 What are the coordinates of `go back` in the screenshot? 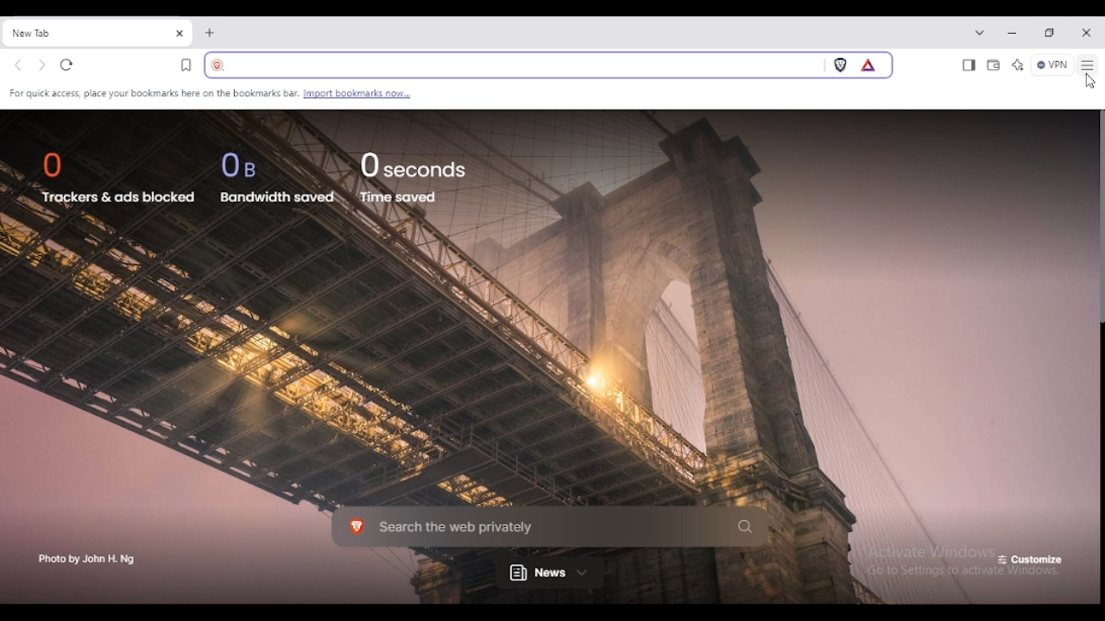 It's located at (19, 66).